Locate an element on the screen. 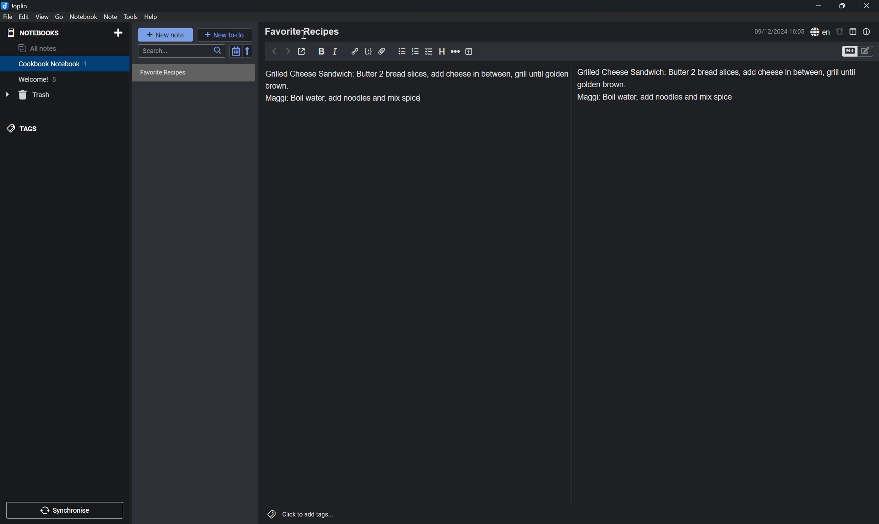  New note is located at coordinates (166, 34).